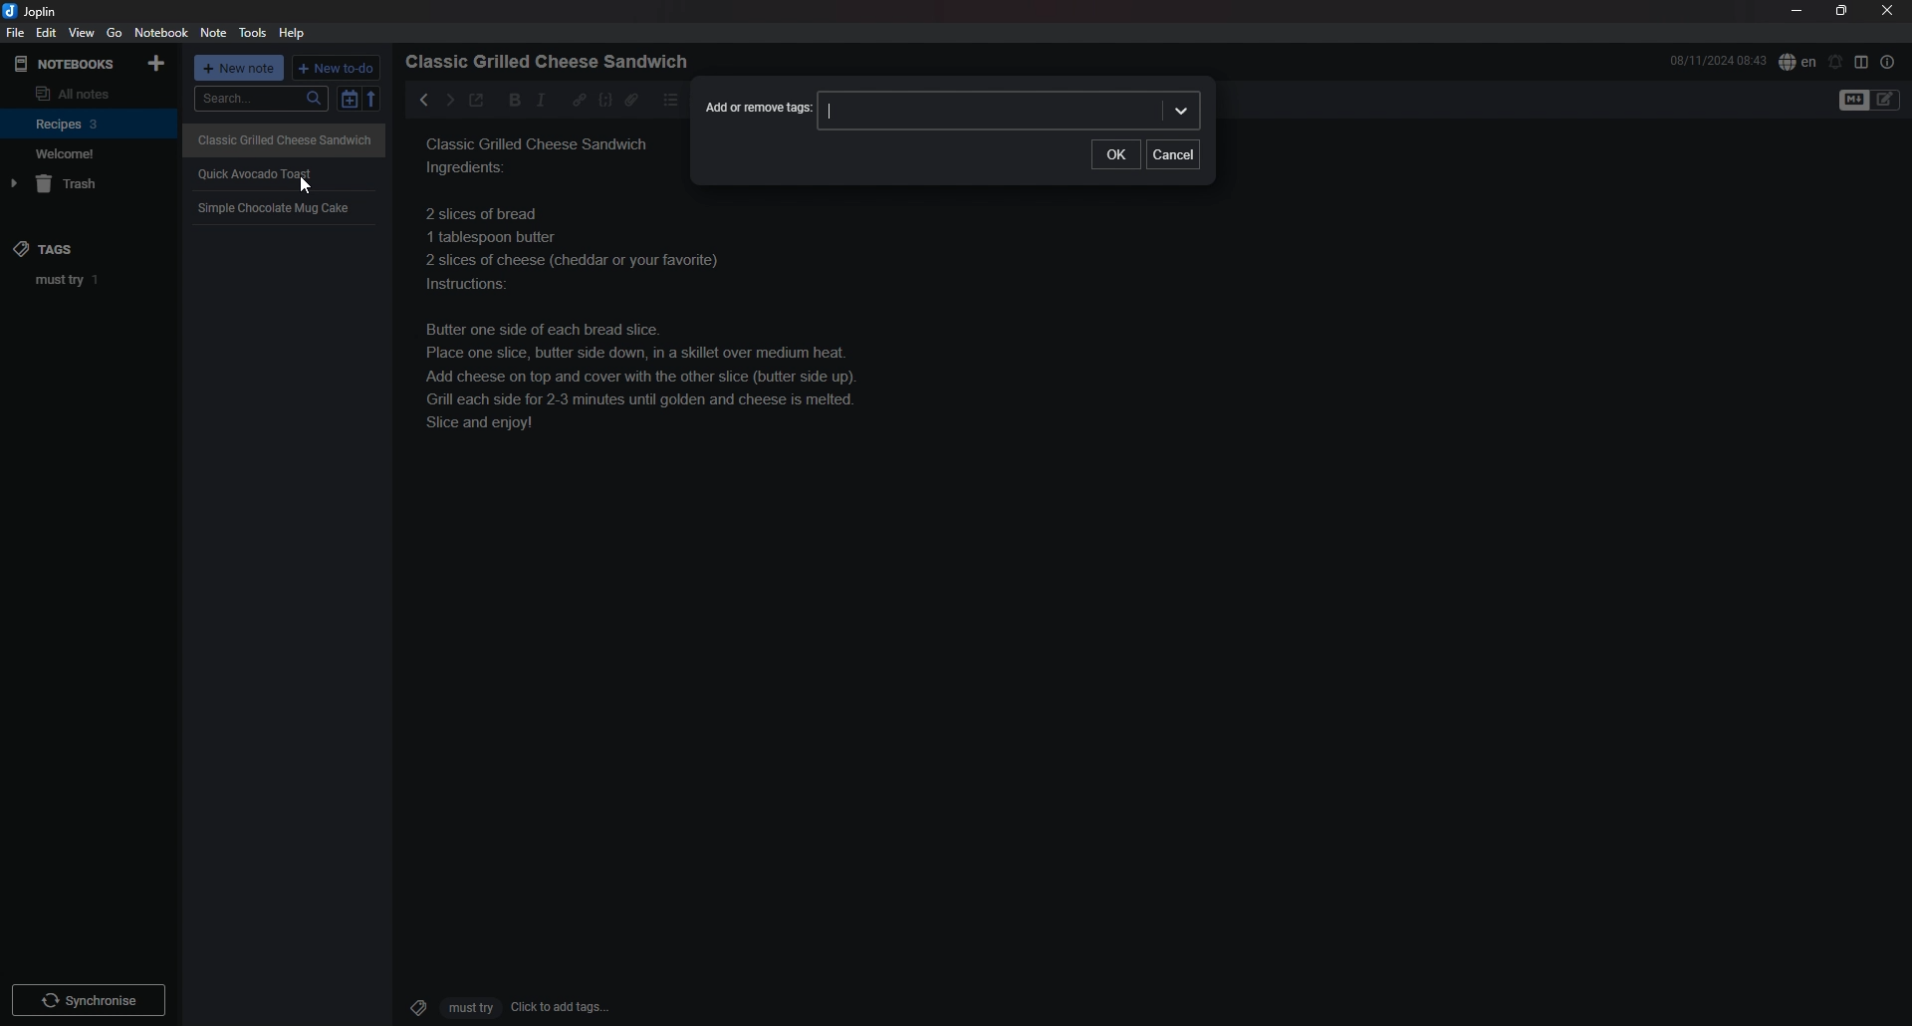 Image resolution: width=1912 pixels, height=1026 pixels. I want to click on bold, so click(509, 101).